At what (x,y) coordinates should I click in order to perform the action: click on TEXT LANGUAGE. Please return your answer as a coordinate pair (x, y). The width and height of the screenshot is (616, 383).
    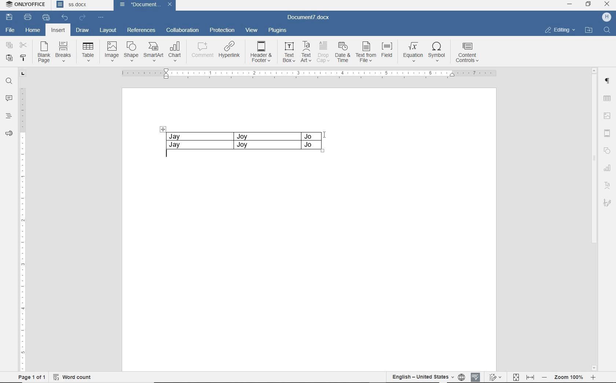
    Looking at the image, I should click on (422, 377).